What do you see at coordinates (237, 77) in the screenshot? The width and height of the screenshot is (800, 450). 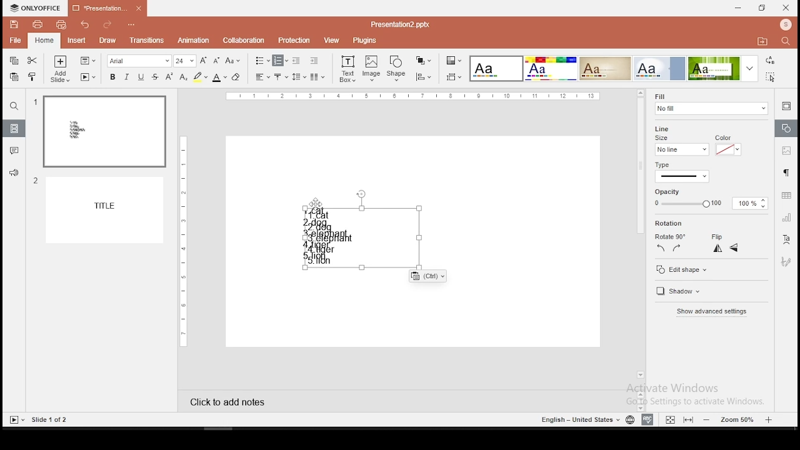 I see `eraser tool` at bounding box center [237, 77].